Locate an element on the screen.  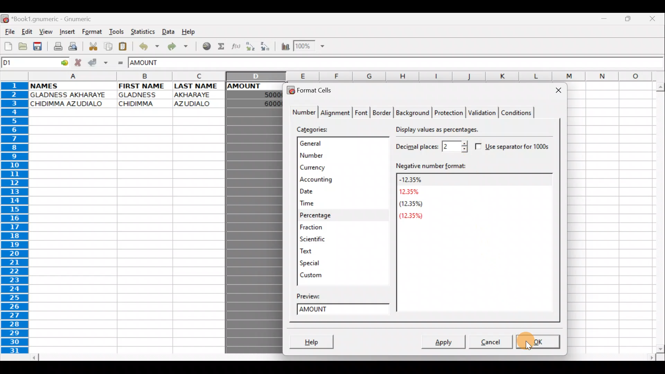
Number is located at coordinates (302, 113).